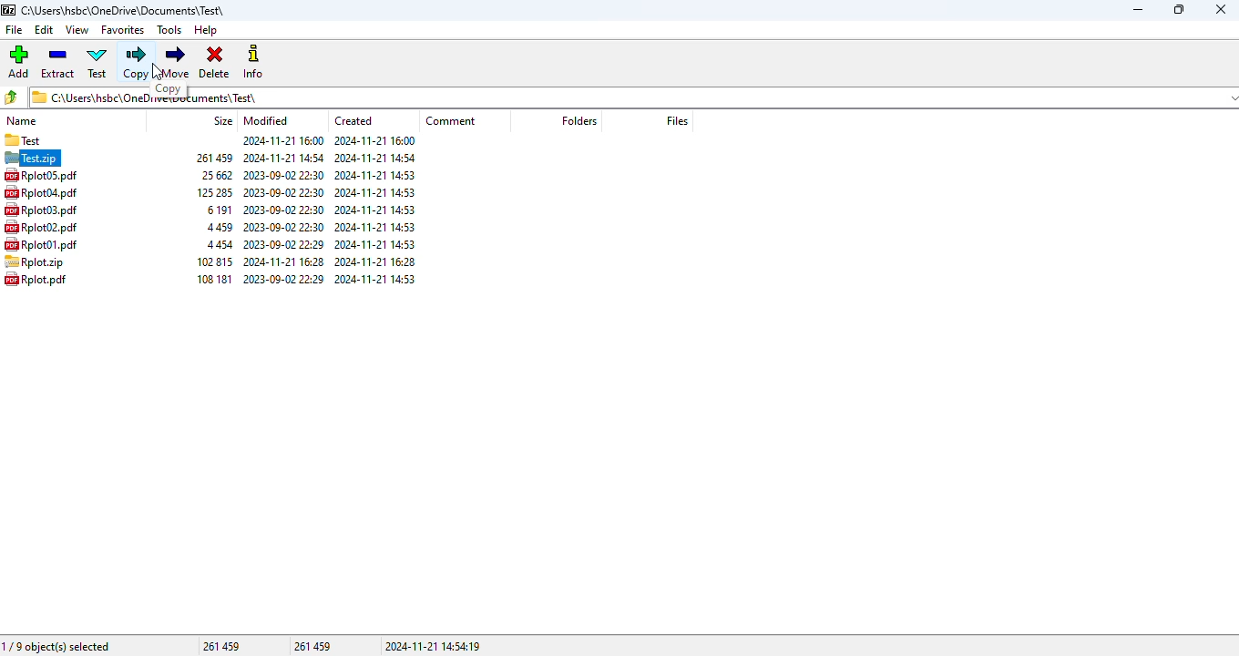  Describe the element at coordinates (375, 261) in the screenshot. I see `created date & time` at that location.